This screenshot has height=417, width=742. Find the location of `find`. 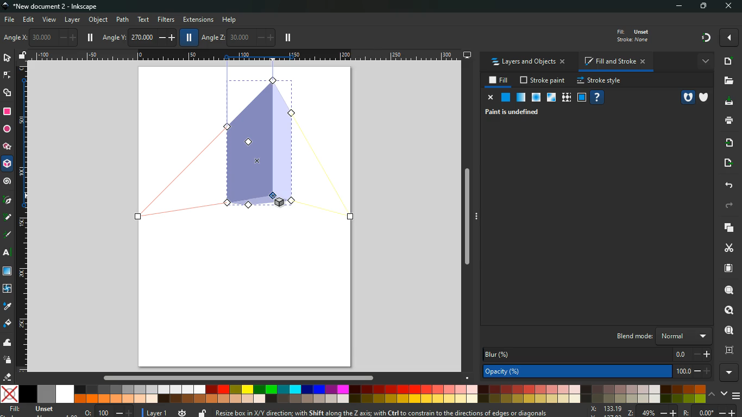

find is located at coordinates (728, 331).